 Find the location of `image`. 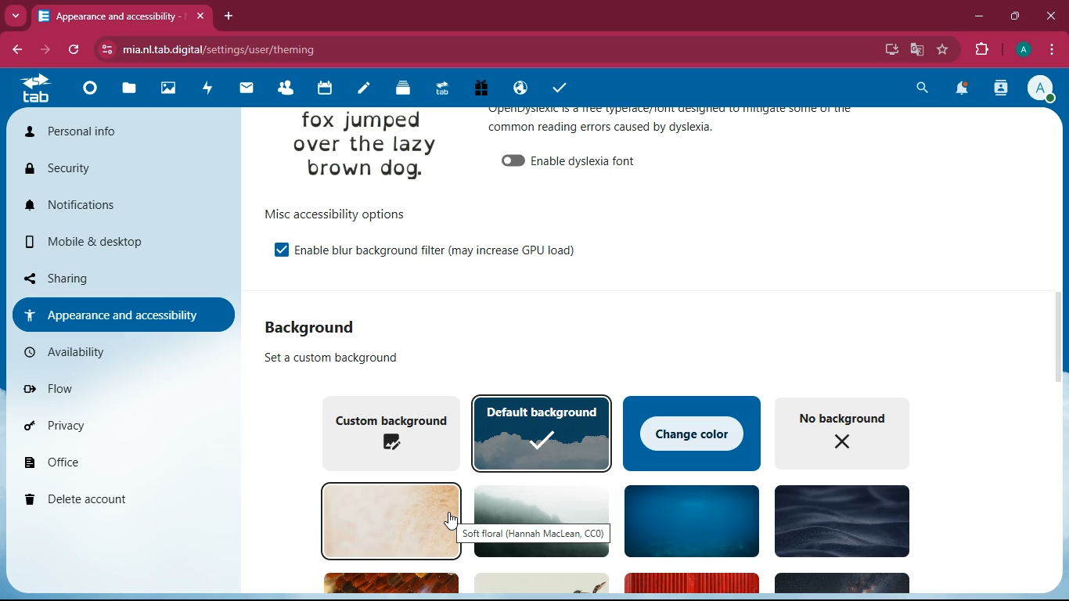

image is located at coordinates (367, 146).